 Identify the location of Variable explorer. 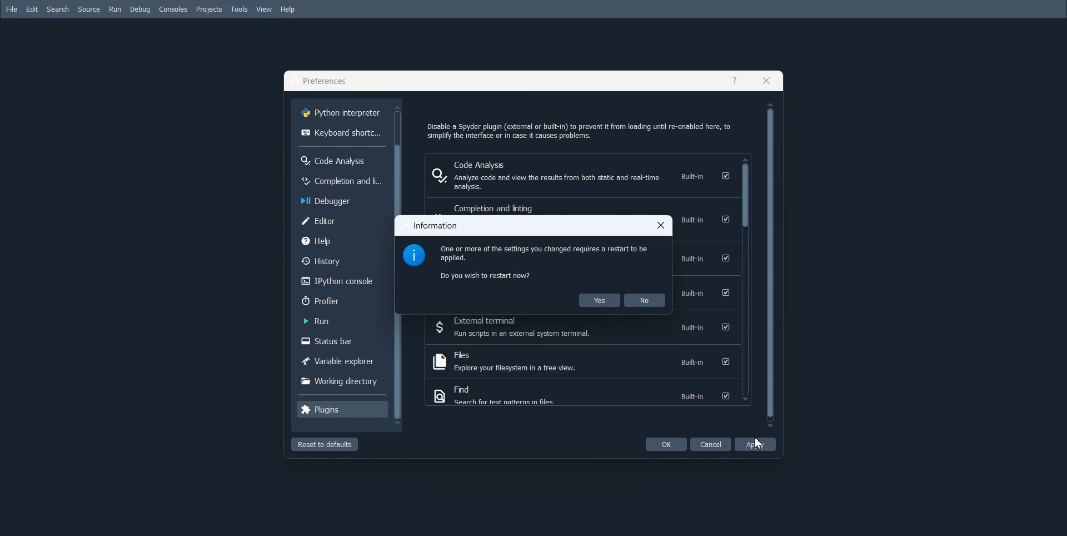
(340, 360).